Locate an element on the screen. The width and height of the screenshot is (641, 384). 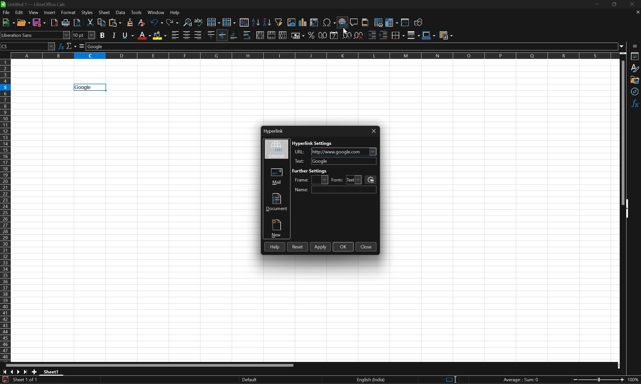
Underline is located at coordinates (129, 35).